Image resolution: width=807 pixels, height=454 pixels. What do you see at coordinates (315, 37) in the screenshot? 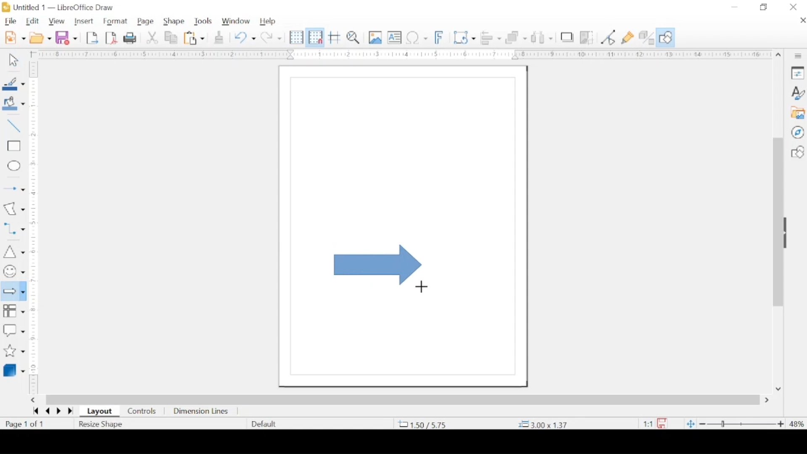
I see `snap to grid` at bounding box center [315, 37].